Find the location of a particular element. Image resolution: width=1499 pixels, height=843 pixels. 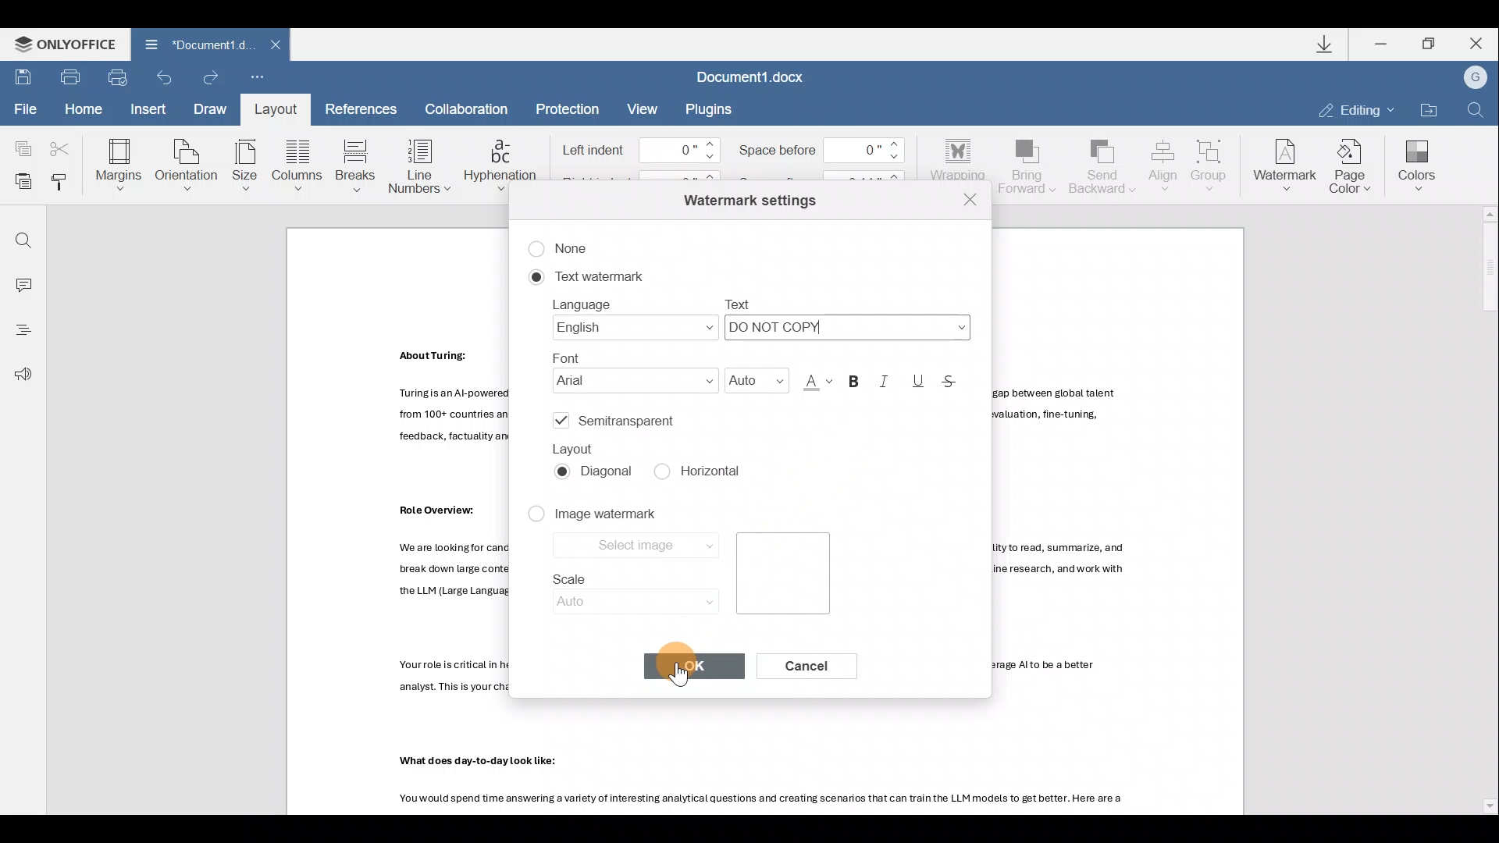

Font color is located at coordinates (814, 379).